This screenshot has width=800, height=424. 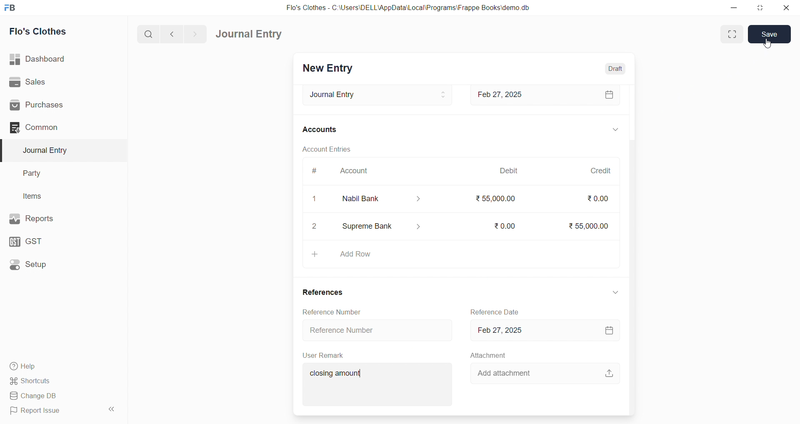 What do you see at coordinates (5, 150) in the screenshot?
I see `selected` at bounding box center [5, 150].